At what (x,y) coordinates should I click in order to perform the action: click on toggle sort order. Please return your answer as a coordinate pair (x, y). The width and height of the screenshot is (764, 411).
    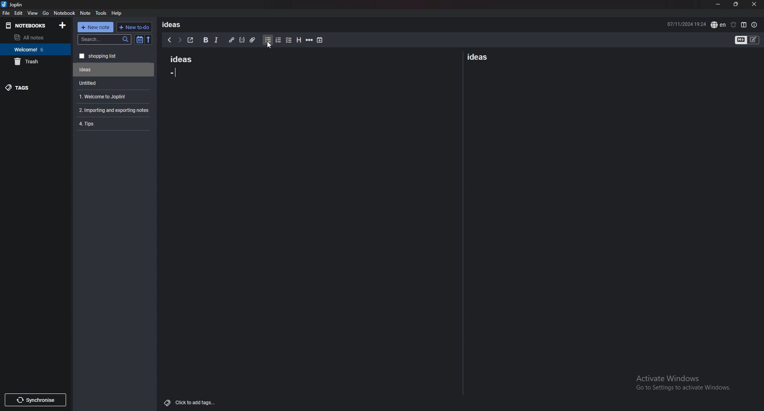
    Looking at the image, I should click on (140, 40).